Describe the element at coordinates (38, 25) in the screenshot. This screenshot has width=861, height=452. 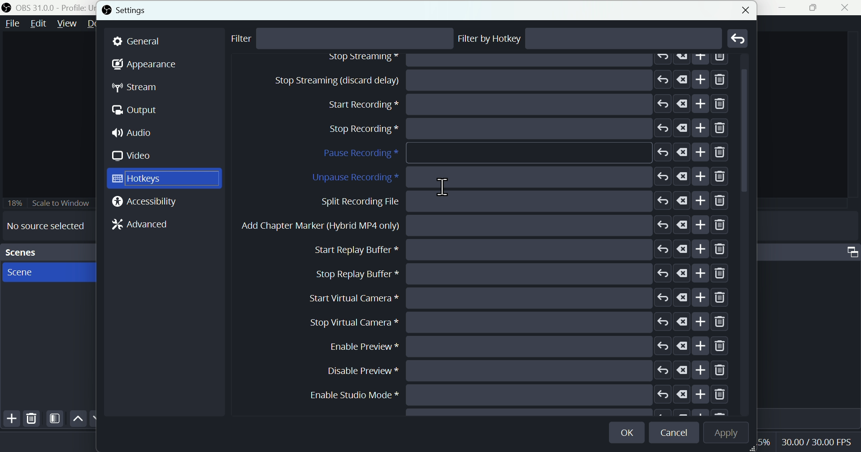
I see `Edit` at that location.